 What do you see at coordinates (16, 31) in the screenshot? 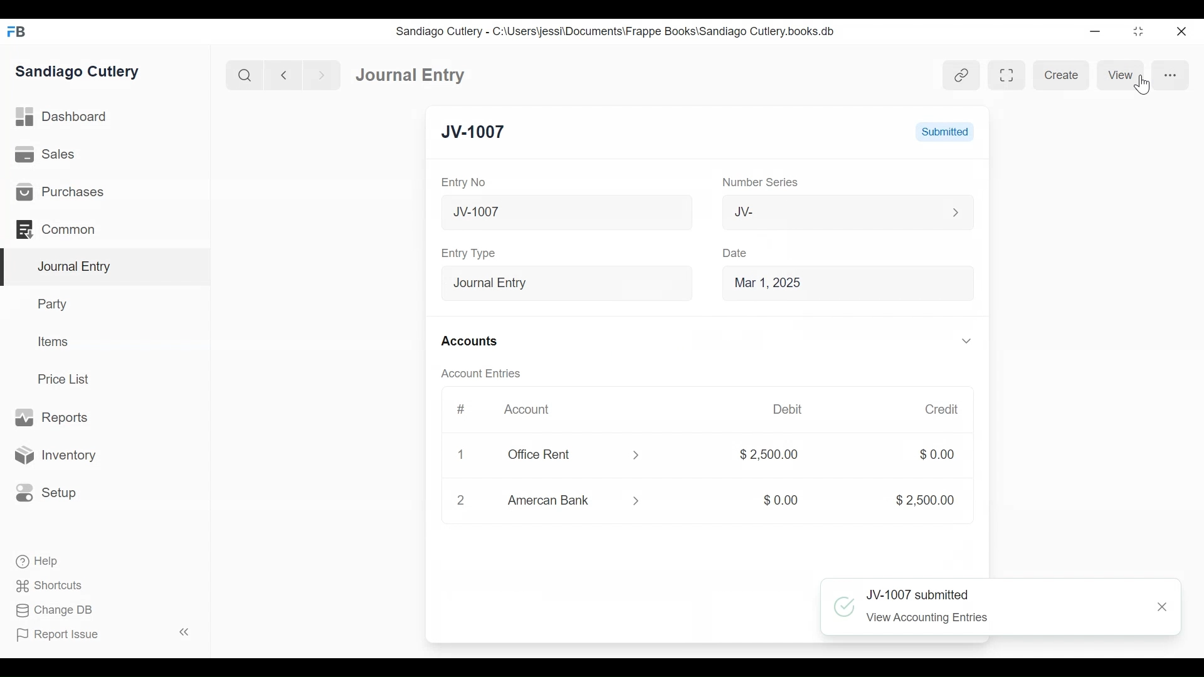
I see `FrappeBooks logo` at bounding box center [16, 31].